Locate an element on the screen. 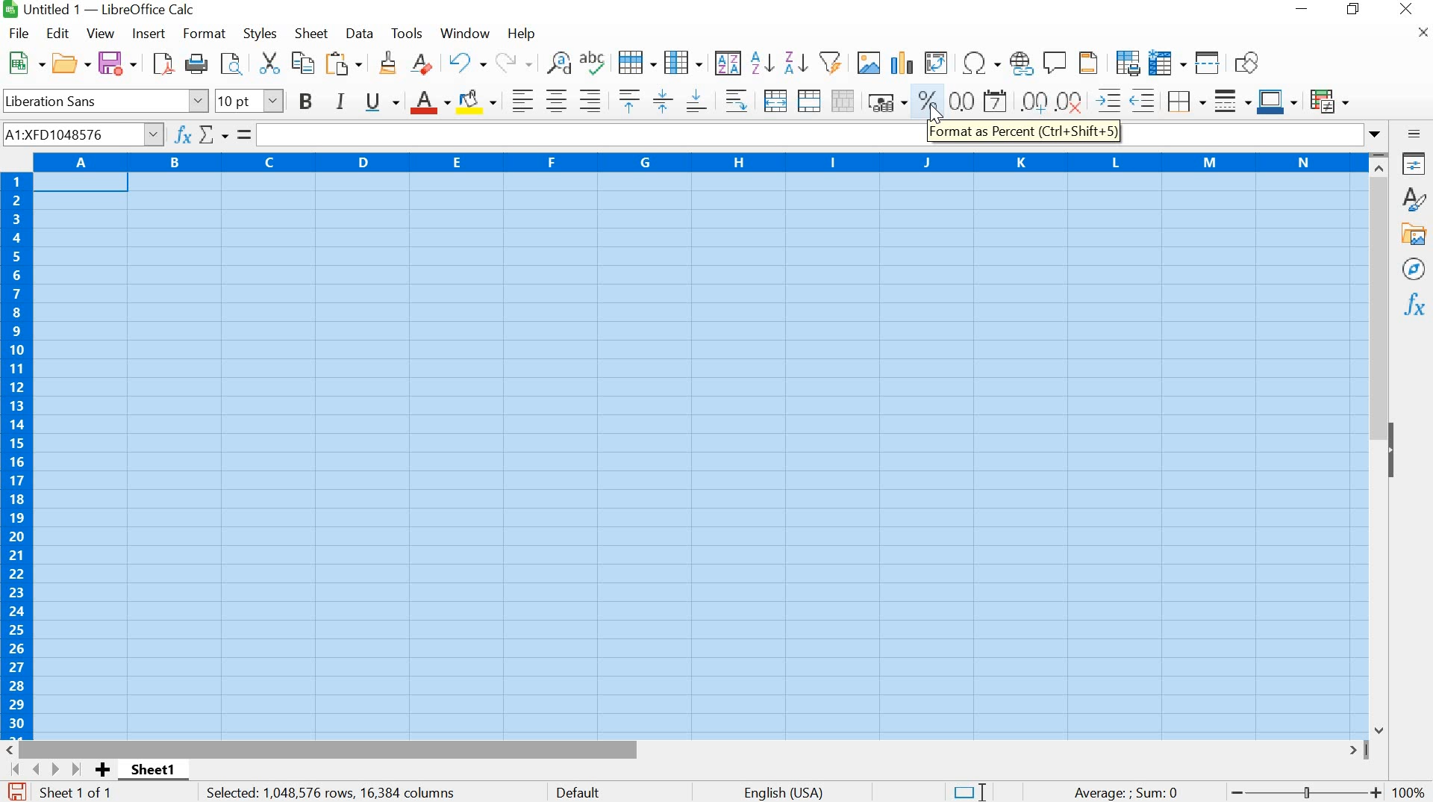  Borders is located at coordinates (1184, 100).